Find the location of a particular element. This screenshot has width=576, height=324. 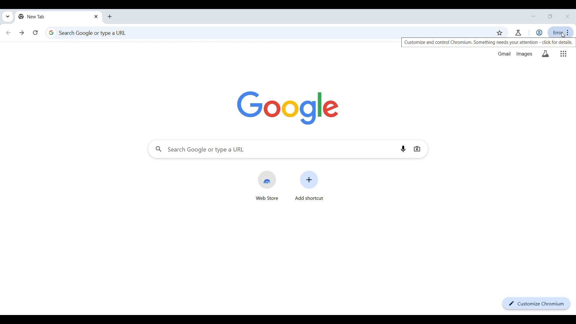

Web store is located at coordinates (267, 185).